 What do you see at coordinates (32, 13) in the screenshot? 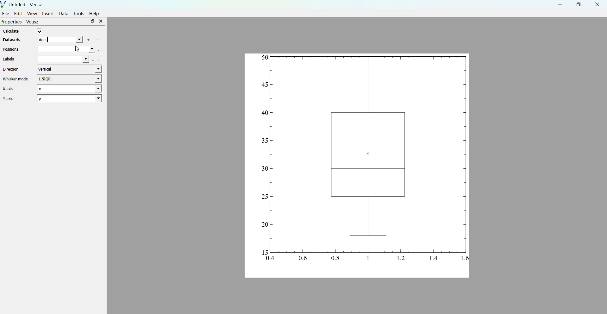
I see `View` at bounding box center [32, 13].